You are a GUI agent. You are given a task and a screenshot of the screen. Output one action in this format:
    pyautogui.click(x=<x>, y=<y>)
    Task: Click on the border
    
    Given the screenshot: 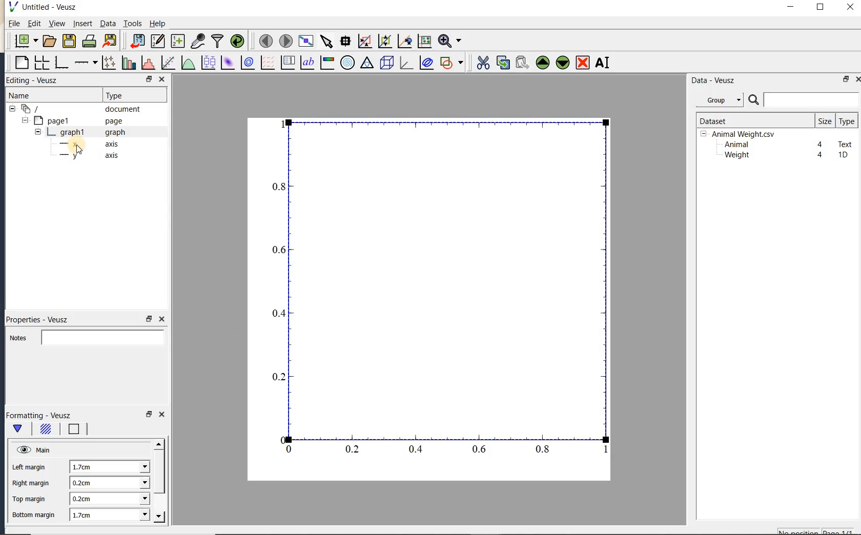 What is the action you would take?
    pyautogui.click(x=76, y=430)
    